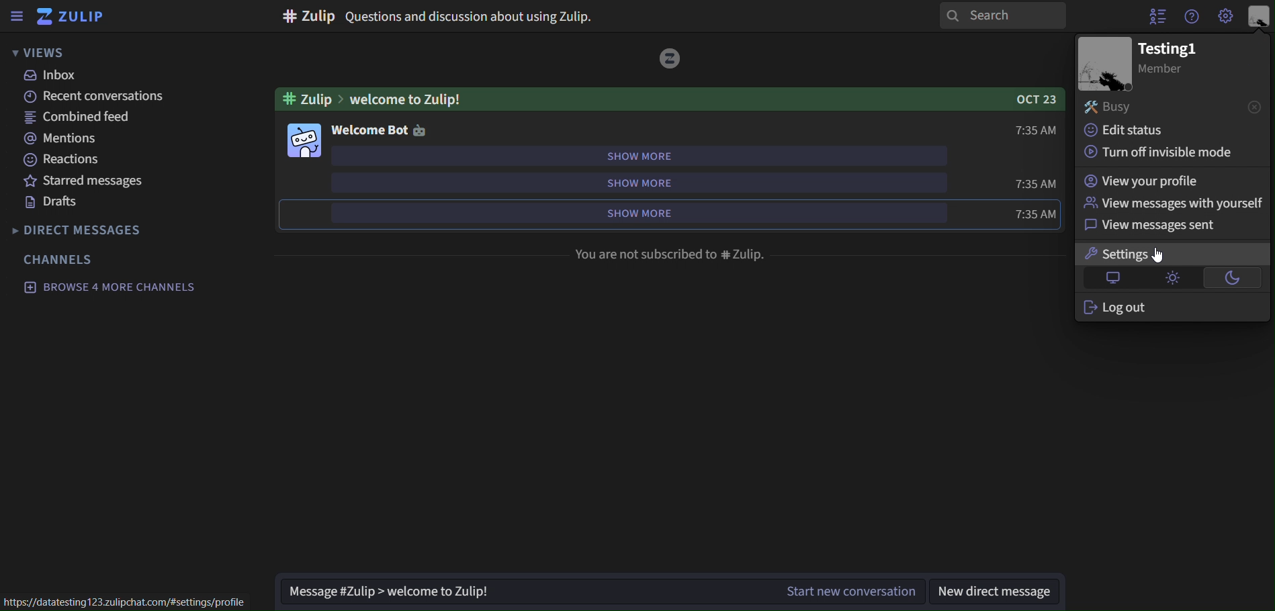 This screenshot has height=611, width=1275. I want to click on OCT 23, so click(1031, 99).